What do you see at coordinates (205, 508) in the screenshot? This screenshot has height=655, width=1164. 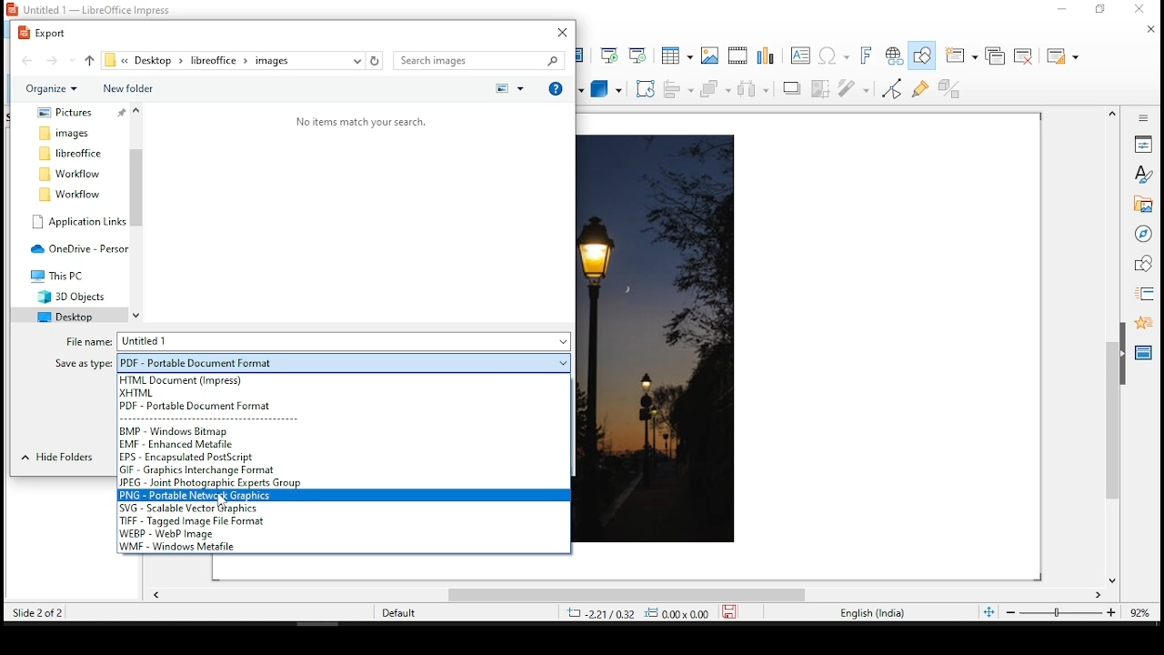 I see `svg` at bounding box center [205, 508].